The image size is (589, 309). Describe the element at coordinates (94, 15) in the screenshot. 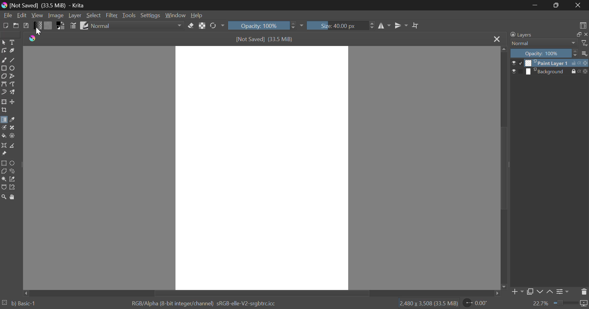

I see `Select` at that location.